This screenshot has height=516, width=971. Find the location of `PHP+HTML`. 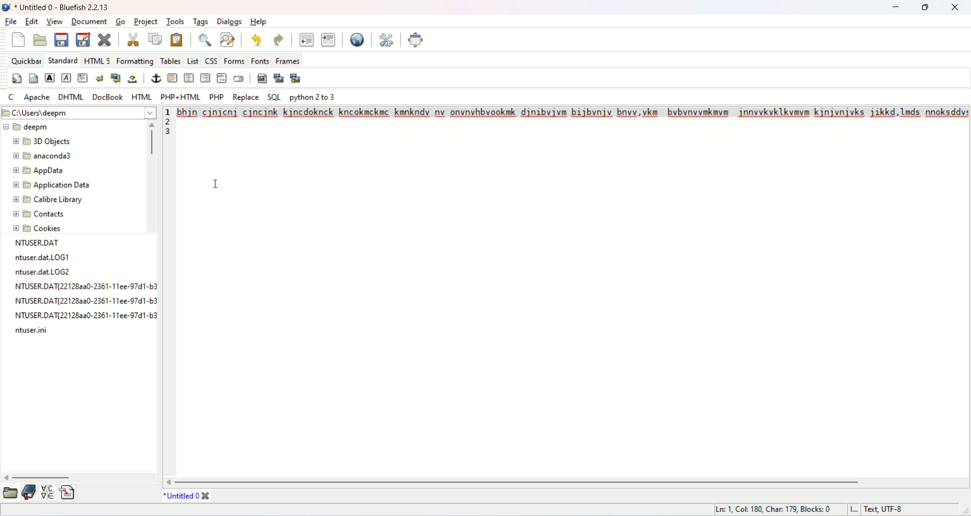

PHP+HTML is located at coordinates (181, 97).